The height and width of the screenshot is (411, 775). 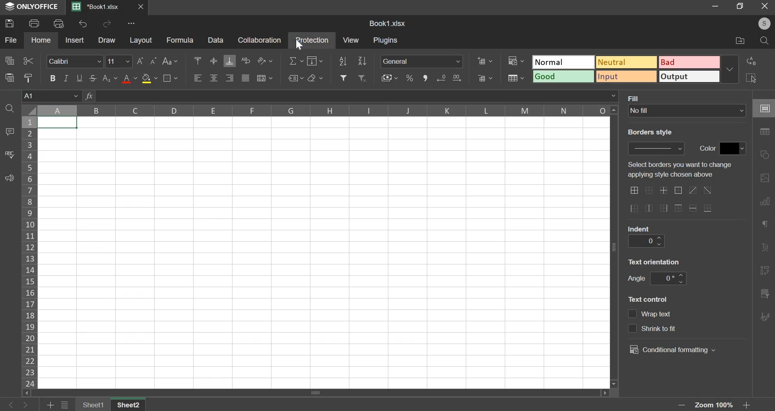 I want to click on angle, so click(x=667, y=279).